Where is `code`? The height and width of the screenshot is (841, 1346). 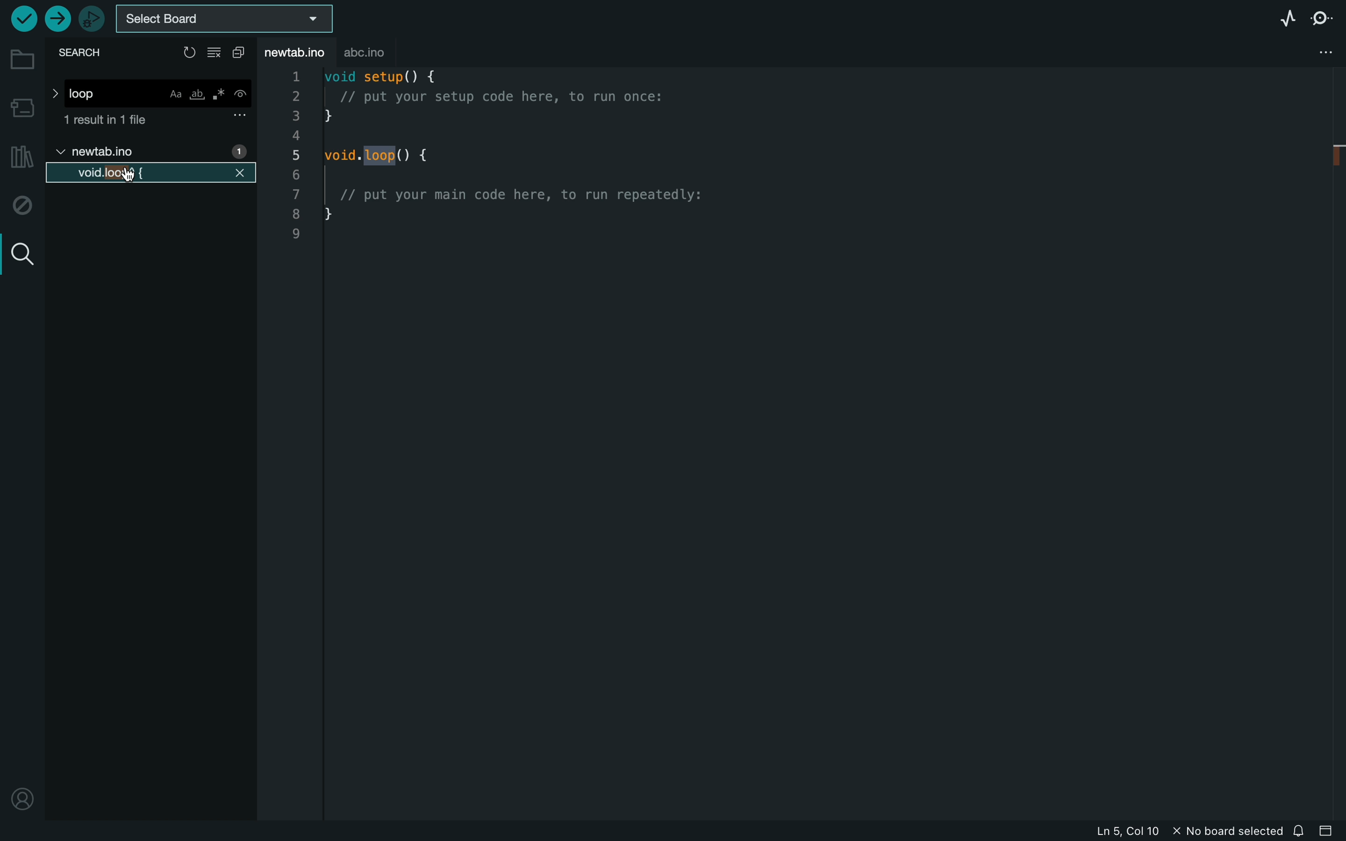 code is located at coordinates (522, 159).